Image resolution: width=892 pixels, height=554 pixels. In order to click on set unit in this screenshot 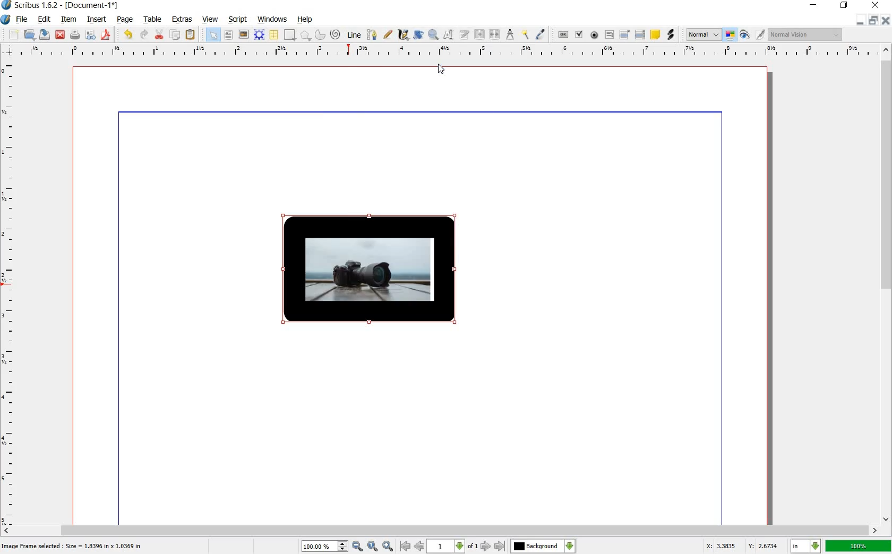, I will do `click(805, 546)`.